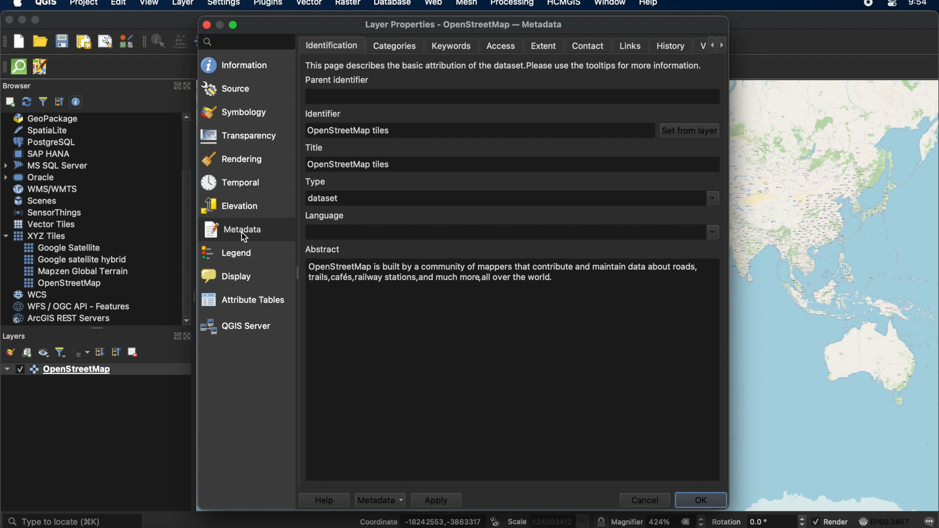  Describe the element at coordinates (353, 131) in the screenshot. I see `openstreetmap tiles` at that location.